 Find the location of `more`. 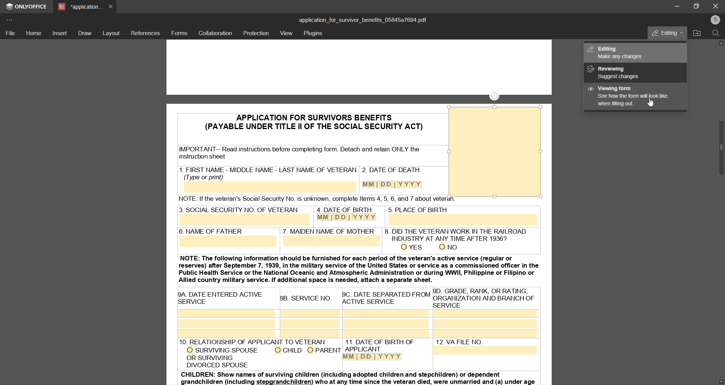

more is located at coordinates (11, 19).